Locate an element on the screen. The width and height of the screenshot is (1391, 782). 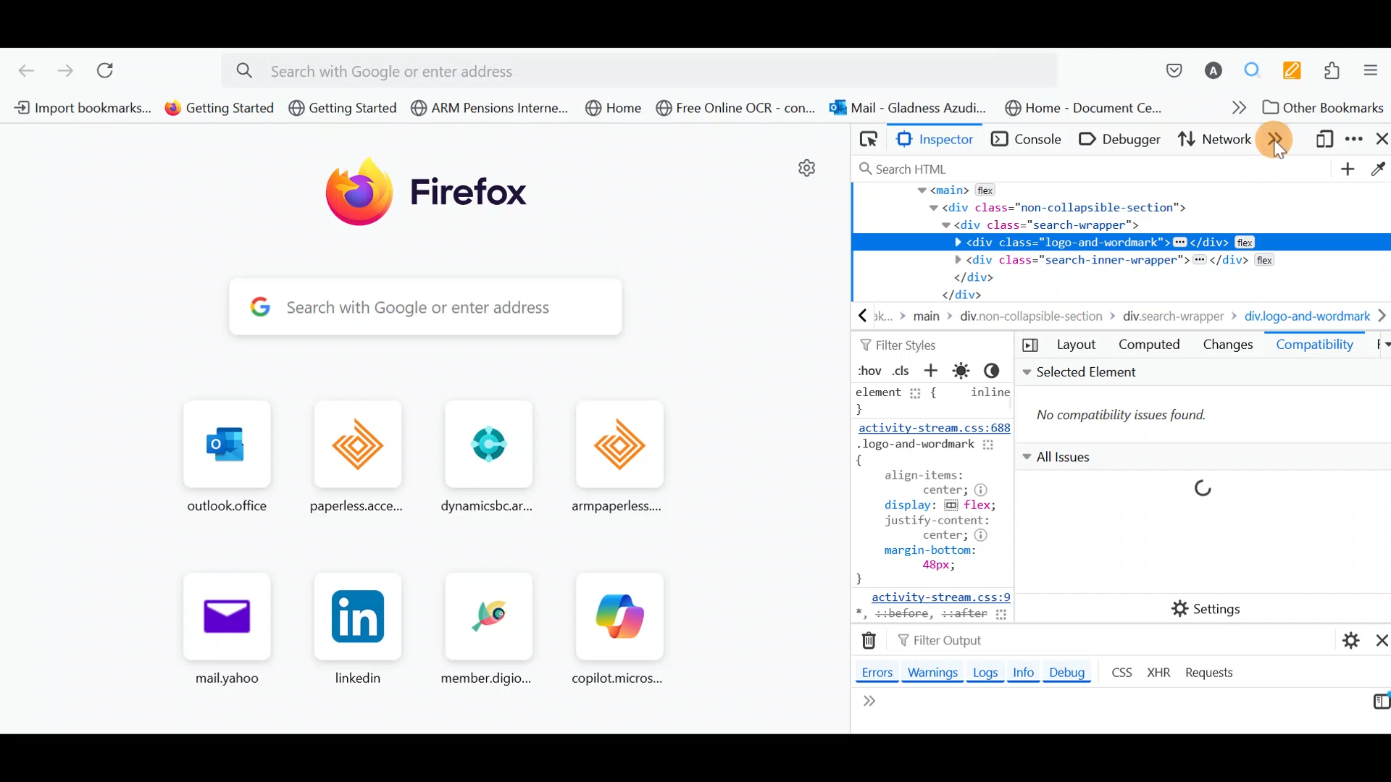
Debug is located at coordinates (1073, 672).